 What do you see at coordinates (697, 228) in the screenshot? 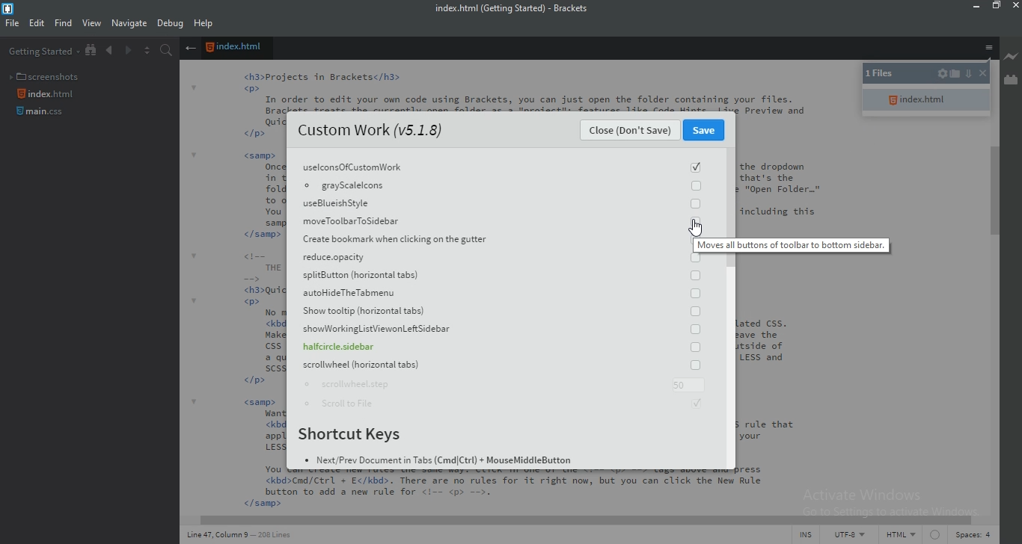
I see `cursor on moveToolbarSidebar` at bounding box center [697, 228].